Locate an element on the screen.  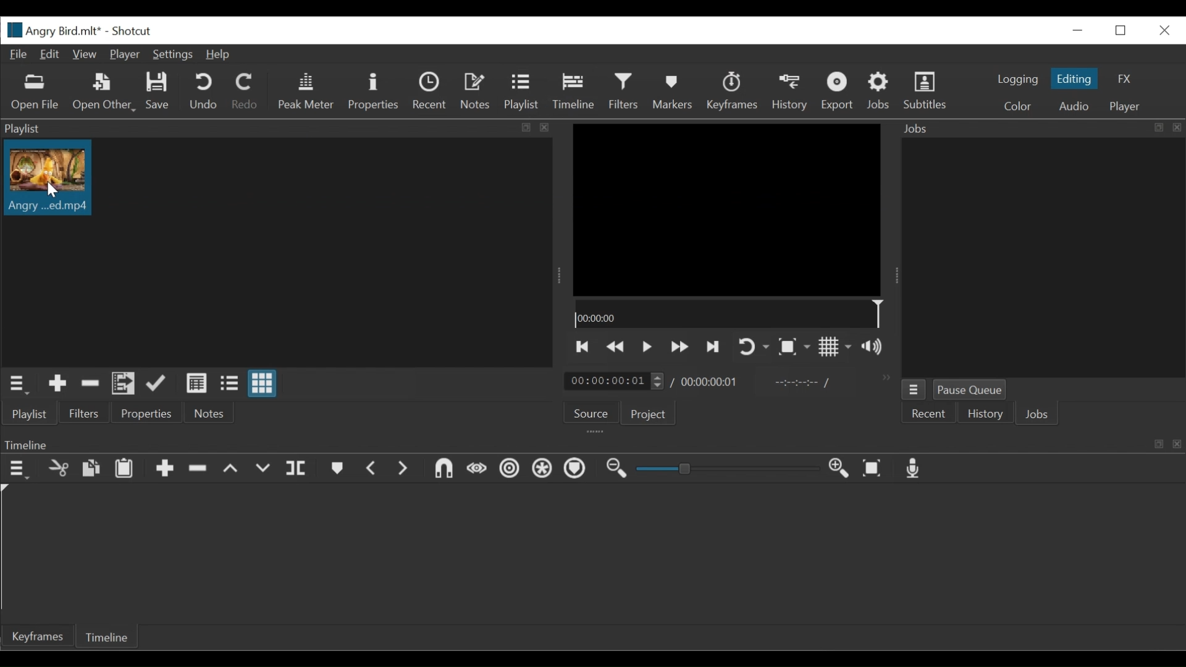
Timeline is located at coordinates (575, 92).